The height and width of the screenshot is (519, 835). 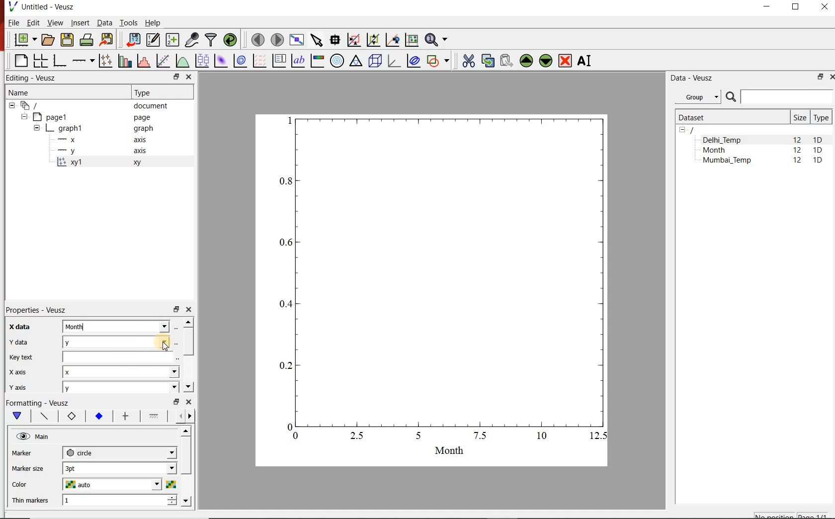 What do you see at coordinates (123, 61) in the screenshot?
I see `plot bar charts` at bounding box center [123, 61].